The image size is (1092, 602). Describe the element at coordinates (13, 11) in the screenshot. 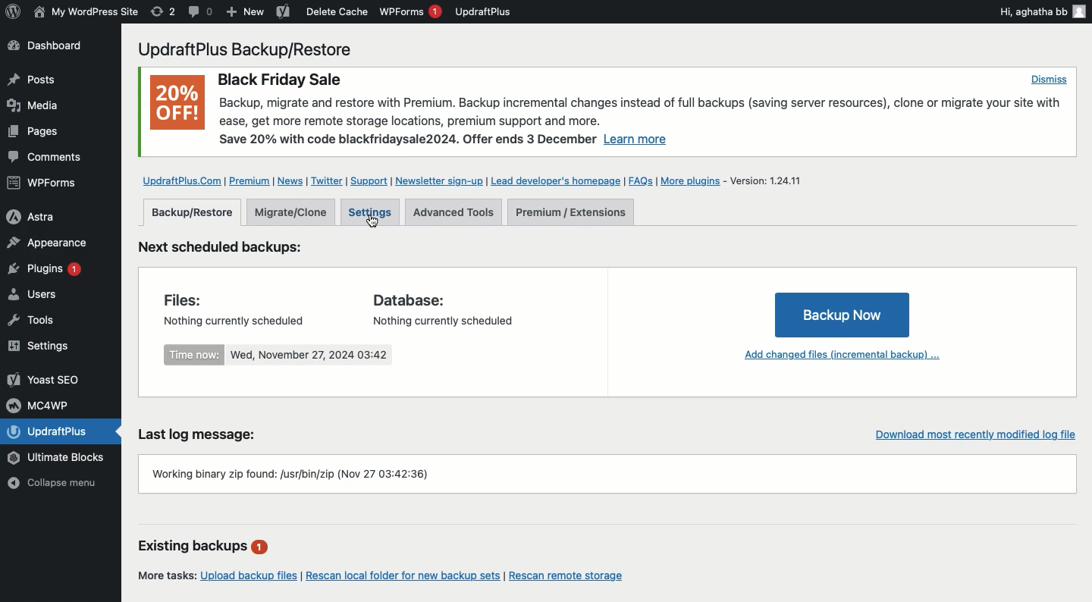

I see `wordpress logo` at that location.